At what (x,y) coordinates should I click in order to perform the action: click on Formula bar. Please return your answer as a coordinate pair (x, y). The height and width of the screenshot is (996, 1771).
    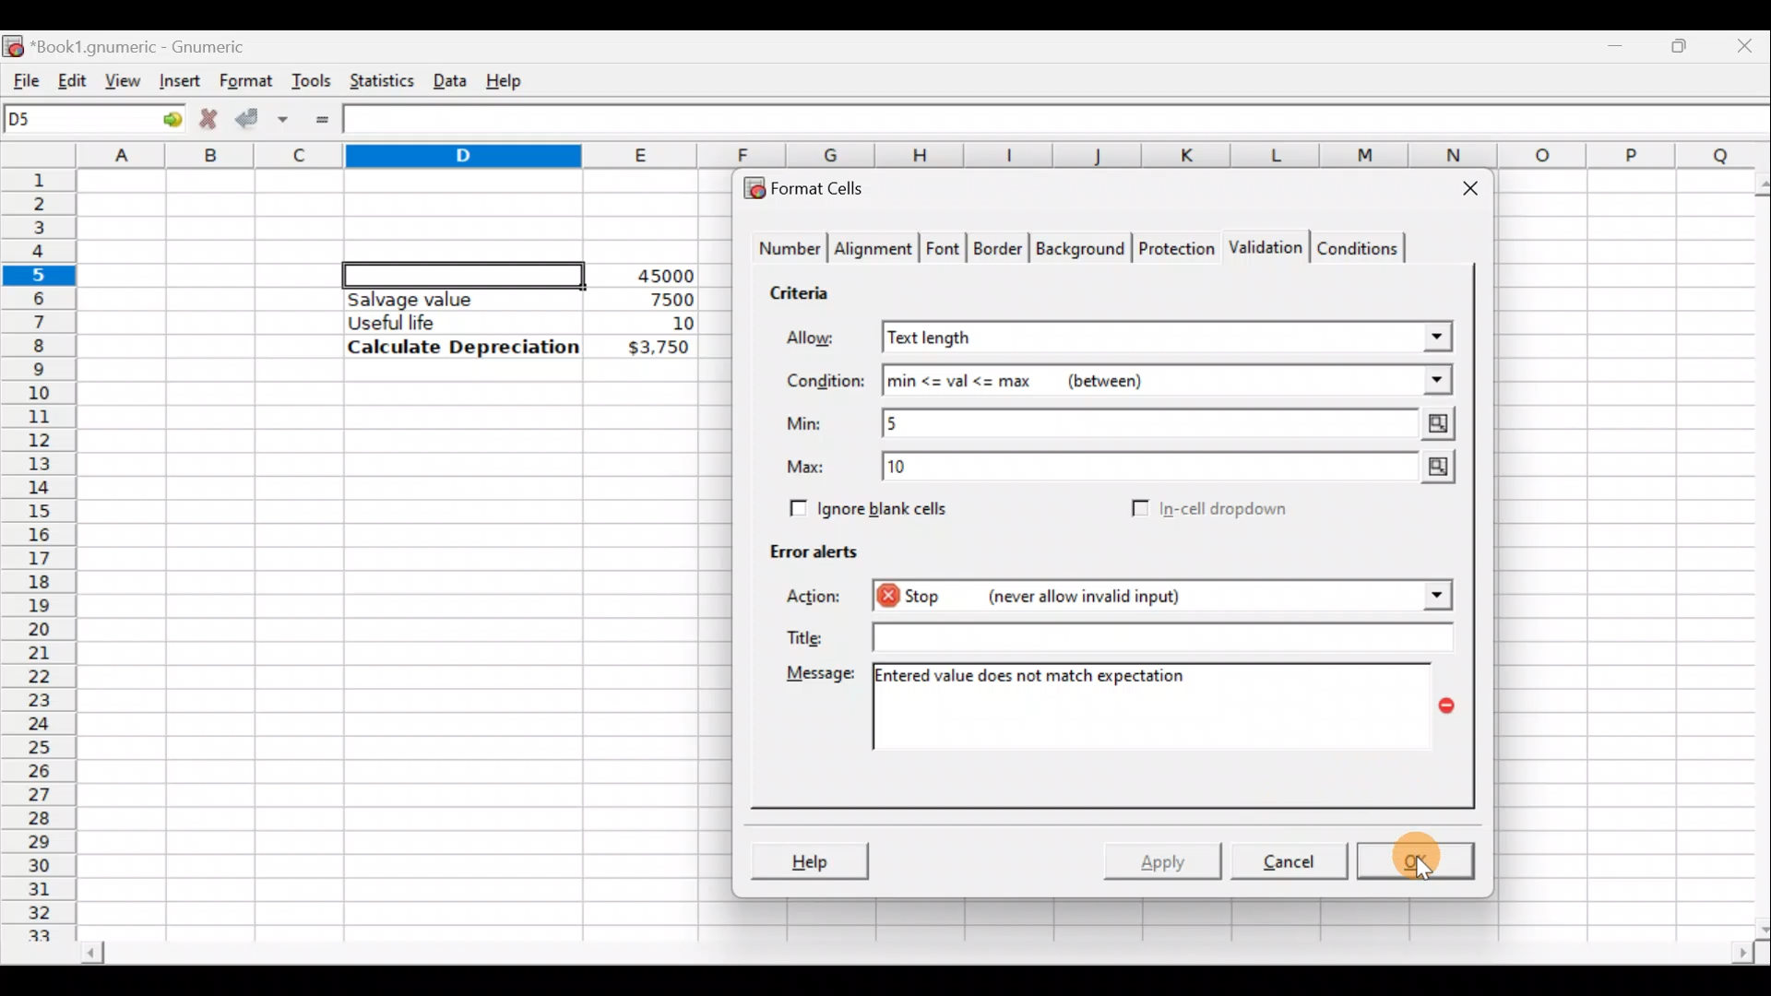
    Looking at the image, I should click on (1062, 122).